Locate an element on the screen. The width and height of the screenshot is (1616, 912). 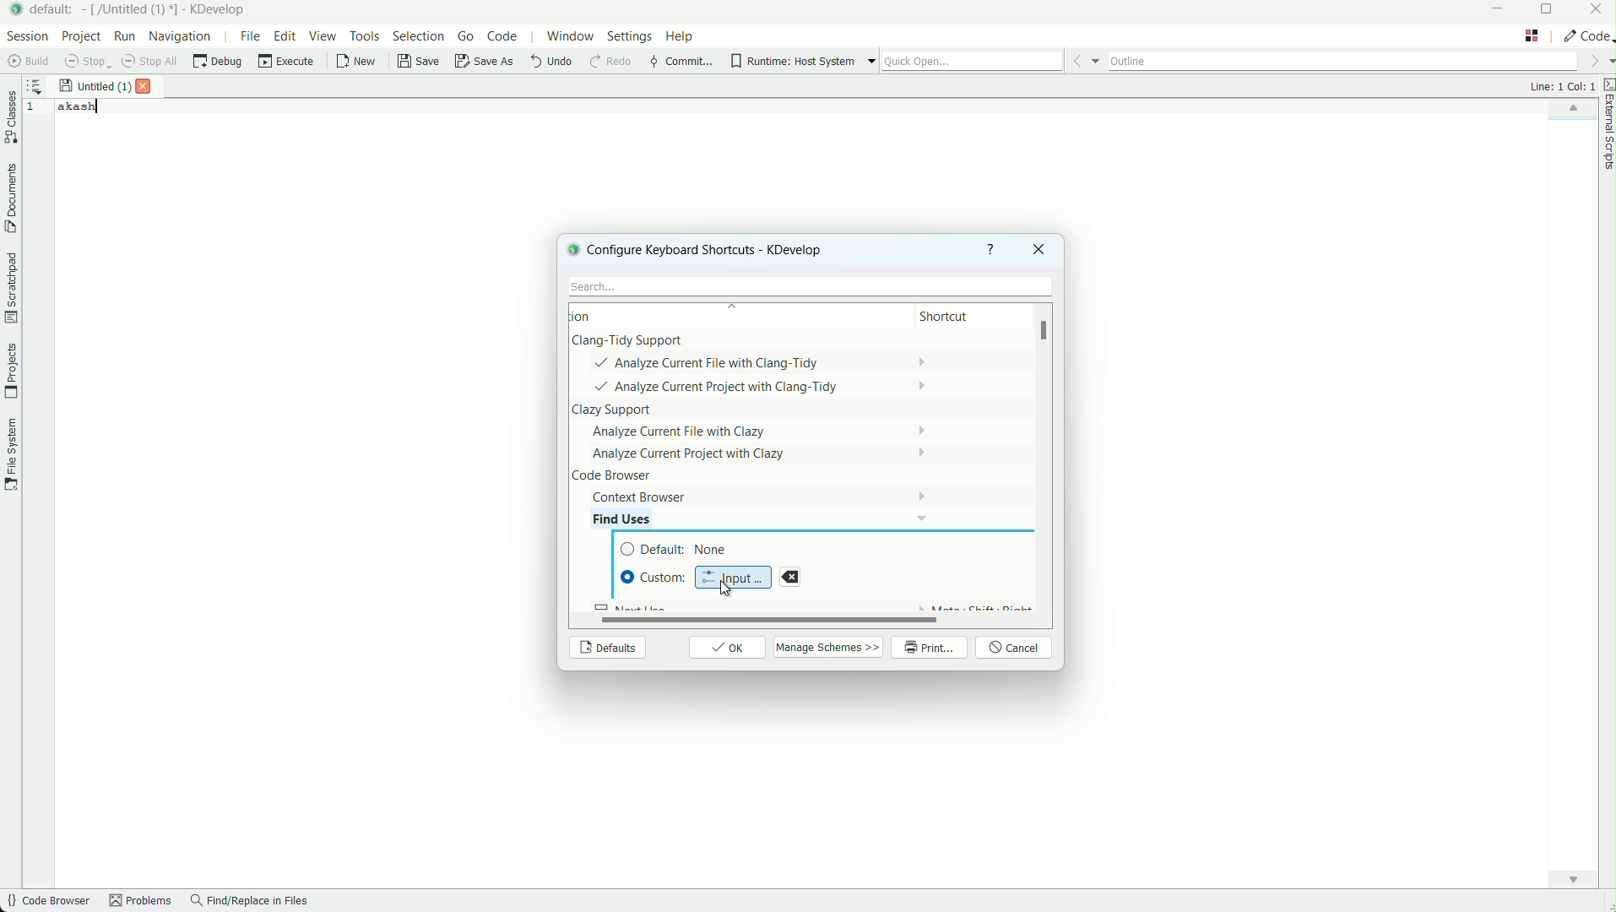
project menu is located at coordinates (80, 36).